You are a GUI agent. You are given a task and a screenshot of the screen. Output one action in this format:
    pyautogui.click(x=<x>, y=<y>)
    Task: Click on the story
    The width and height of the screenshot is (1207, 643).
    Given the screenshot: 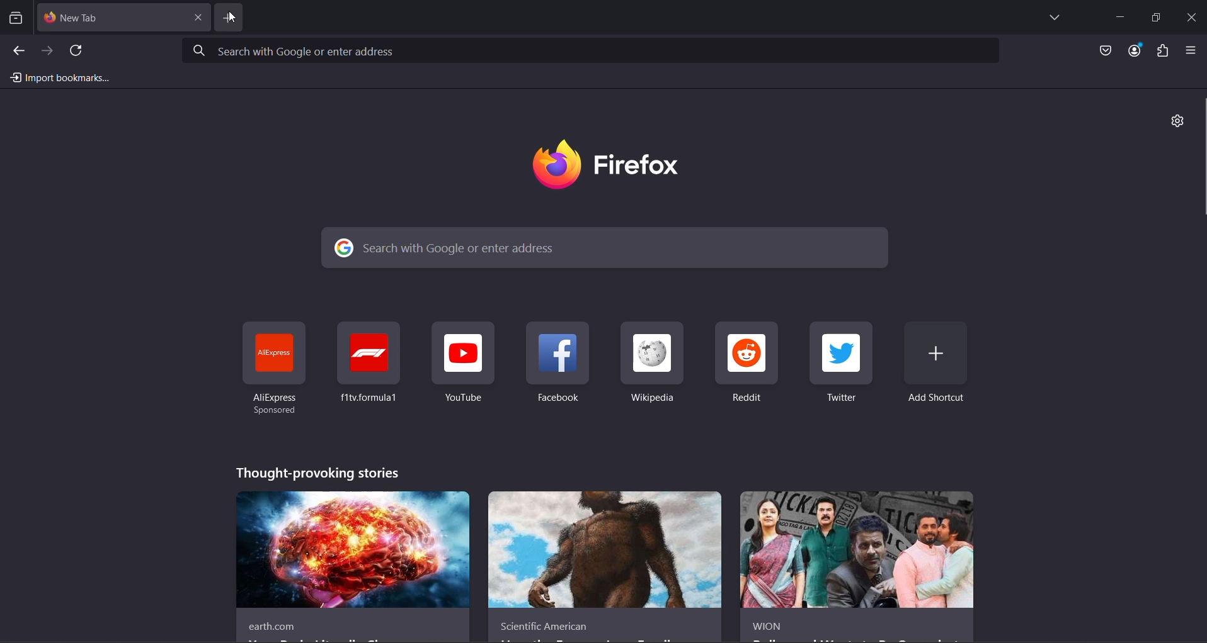 What is the action you would take?
    pyautogui.click(x=353, y=568)
    